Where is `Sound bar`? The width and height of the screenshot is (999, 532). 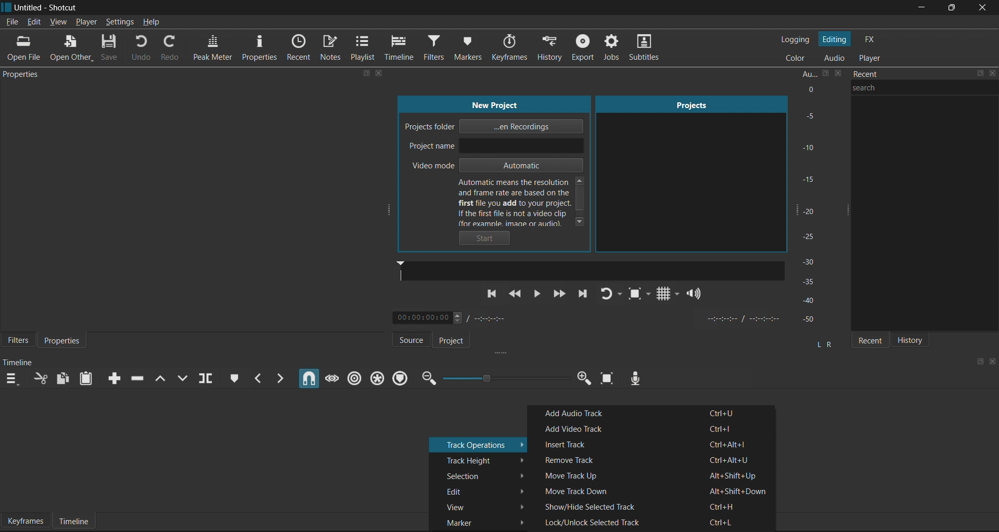 Sound bar is located at coordinates (590, 270).